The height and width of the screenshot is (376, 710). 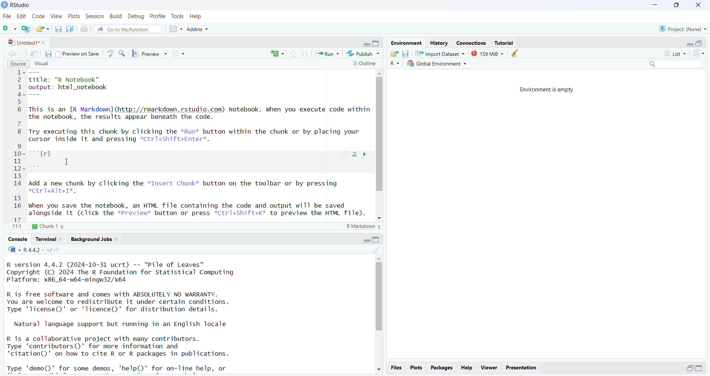 I want to click on debug, so click(x=137, y=17).